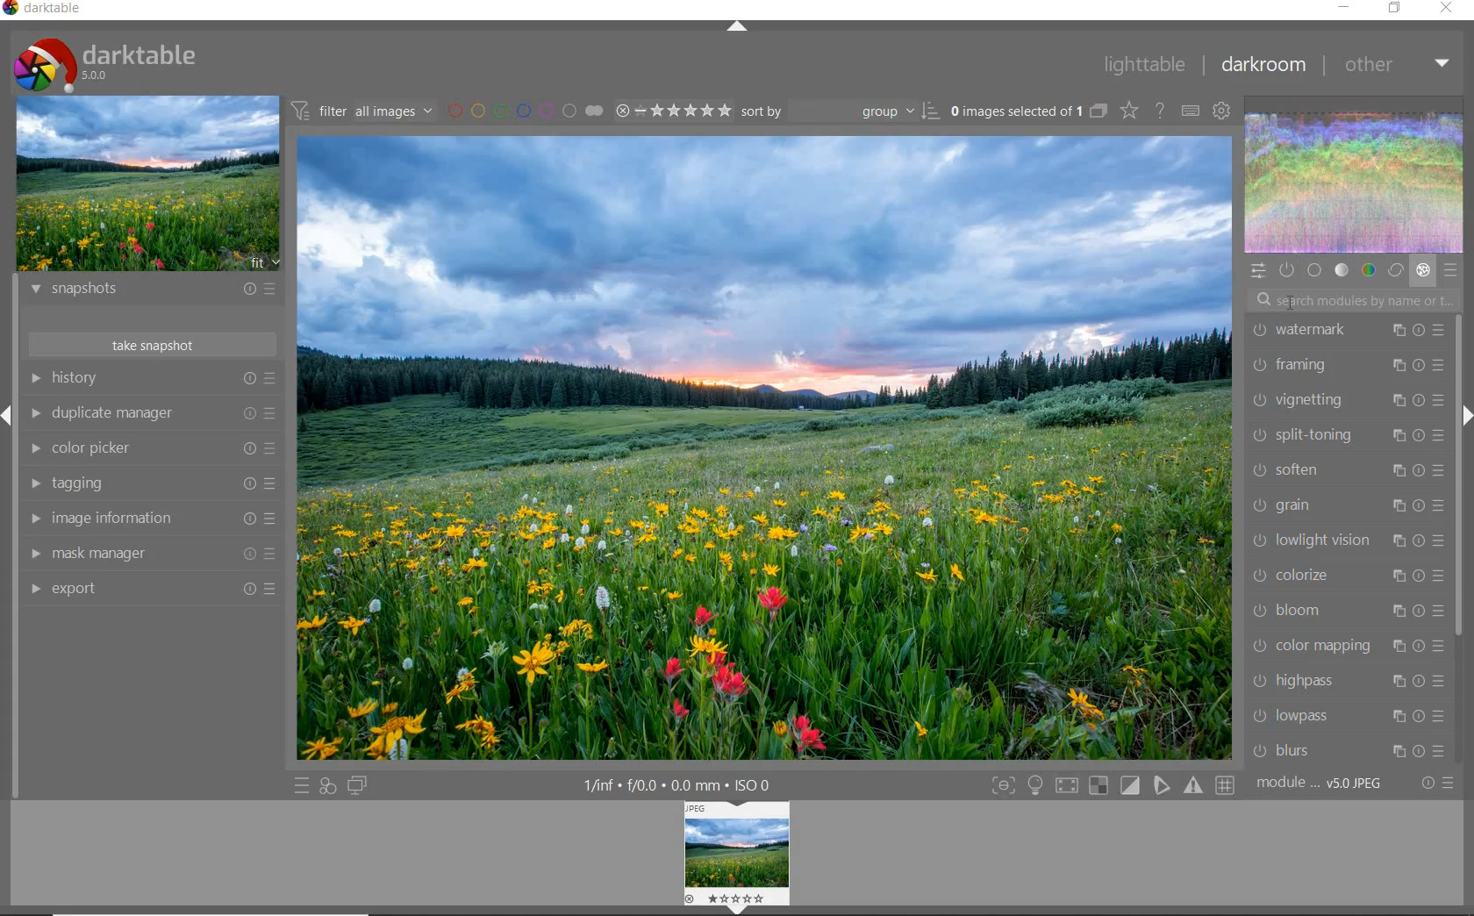  What do you see at coordinates (1285, 270) in the screenshot?
I see `show only active modules` at bounding box center [1285, 270].